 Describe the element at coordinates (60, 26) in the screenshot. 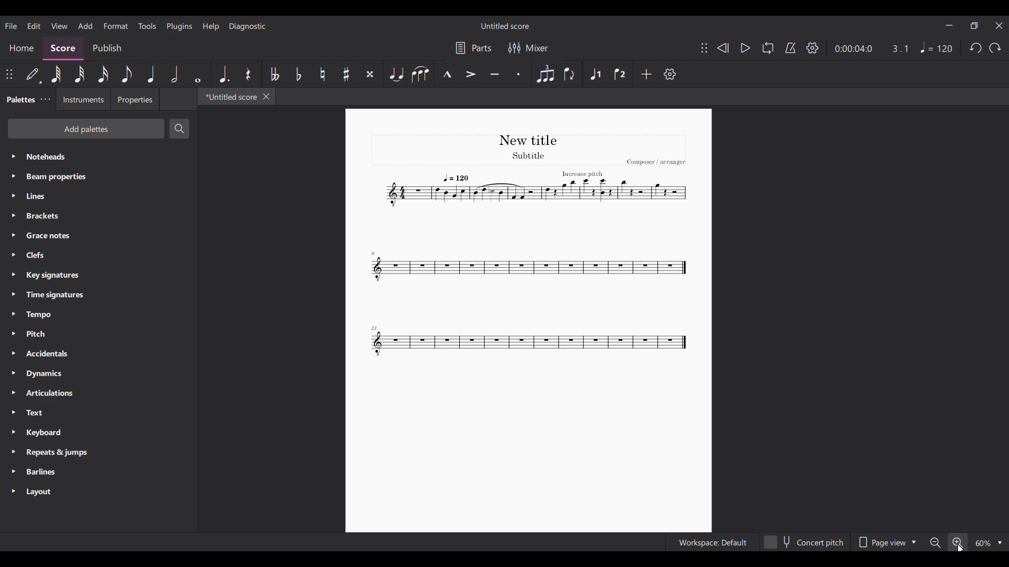

I see `View menu` at that location.